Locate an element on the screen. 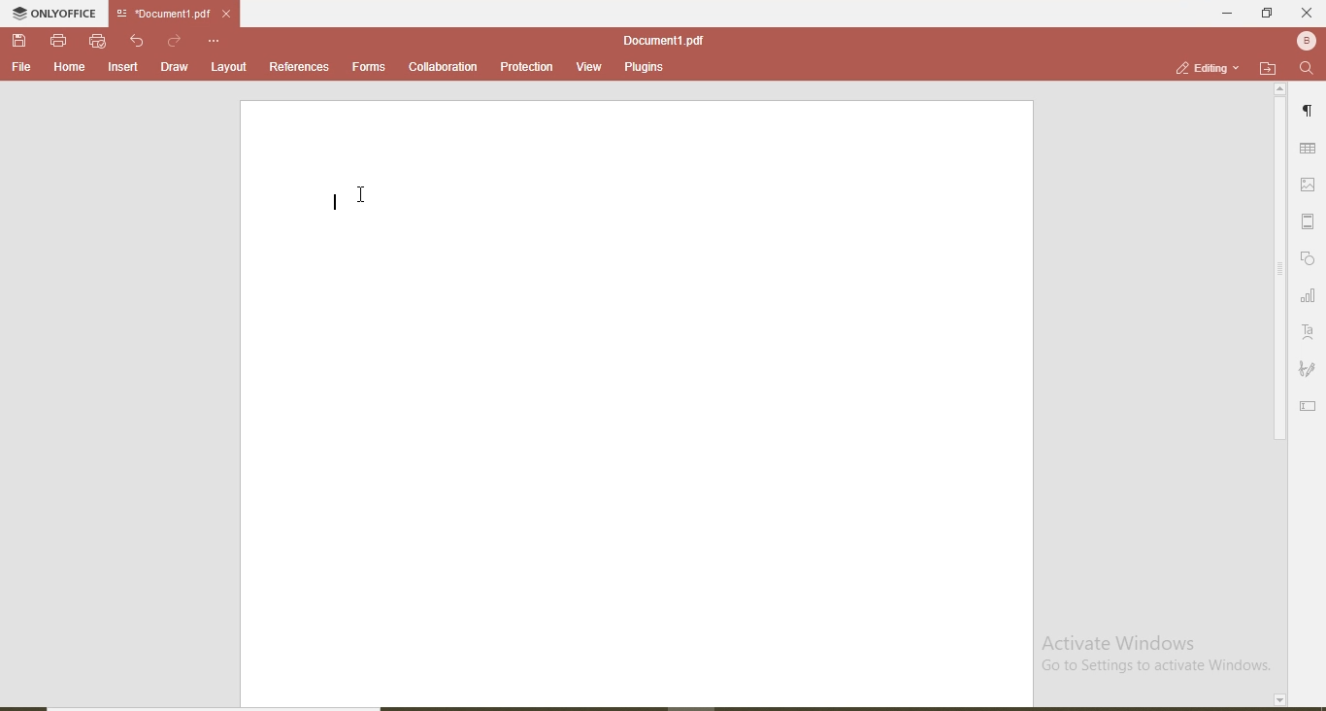  insert is located at coordinates (124, 68).